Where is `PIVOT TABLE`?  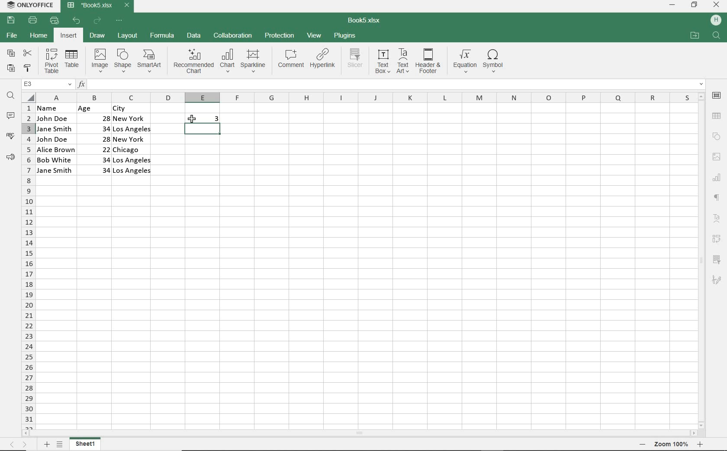
PIVOT TABLE is located at coordinates (718, 238).